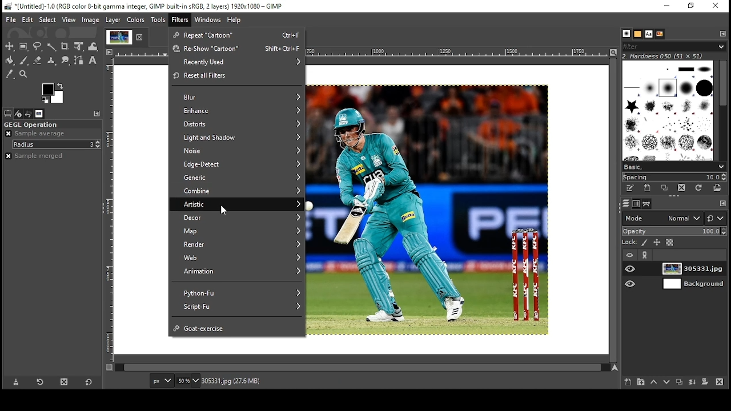  Describe the element at coordinates (93, 45) in the screenshot. I see `warp transform` at that location.